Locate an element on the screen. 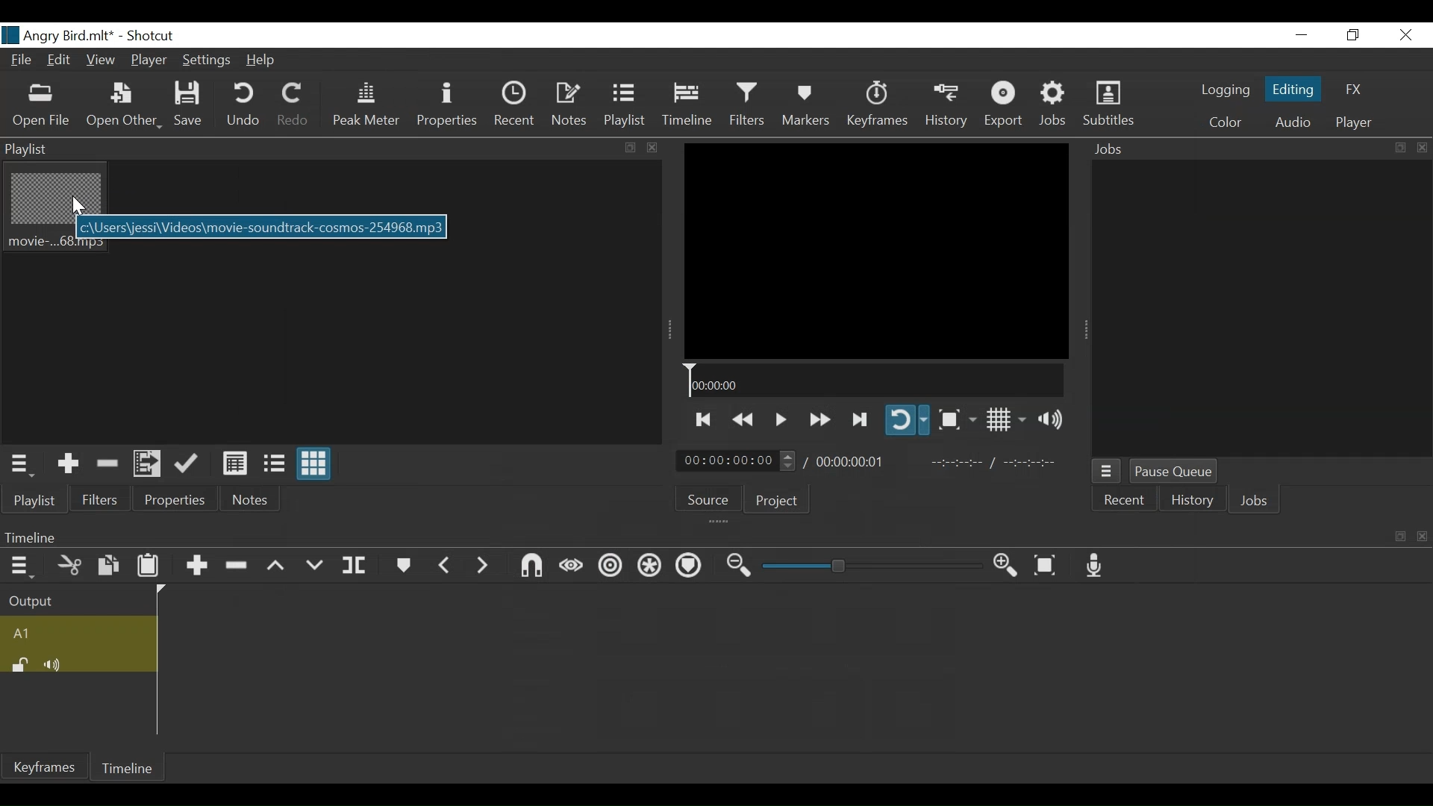 This screenshot has height=806, width=1433. Overwrite is located at coordinates (316, 564).